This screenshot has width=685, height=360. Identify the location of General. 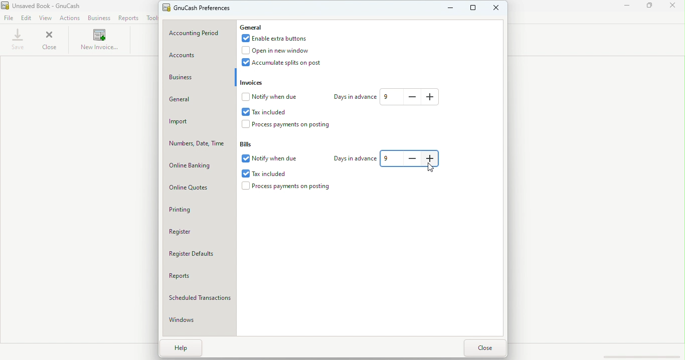
(251, 27).